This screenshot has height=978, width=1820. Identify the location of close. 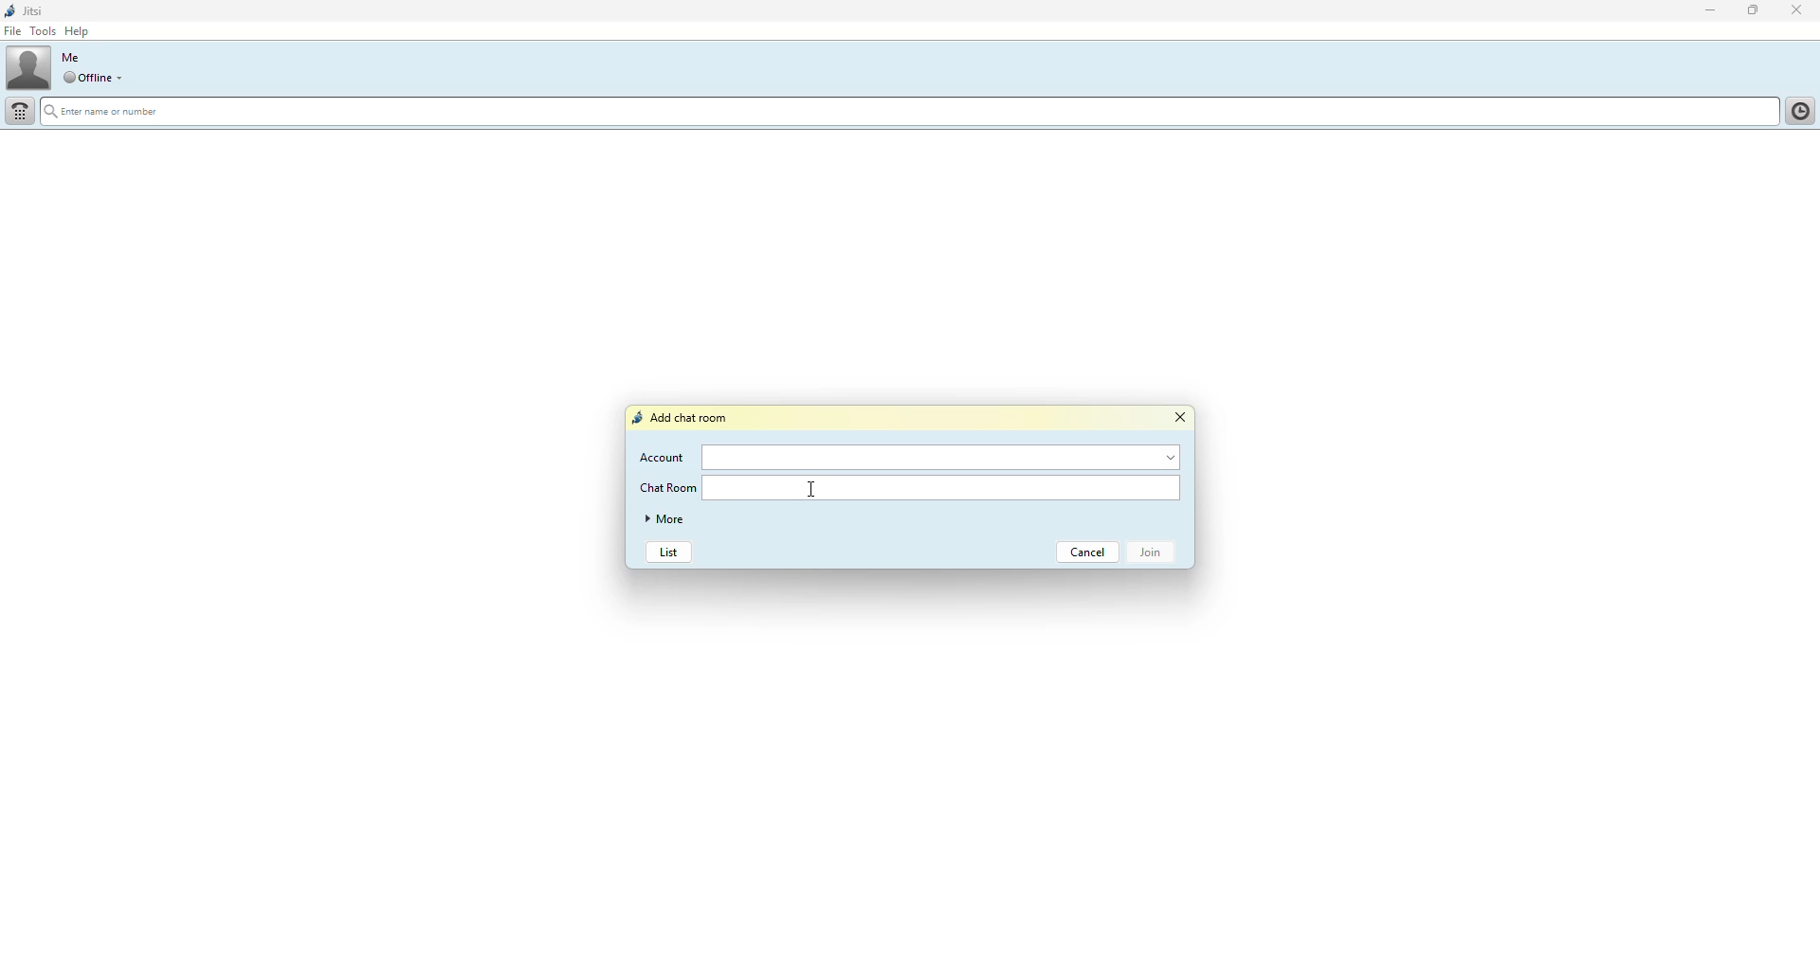
(1184, 418).